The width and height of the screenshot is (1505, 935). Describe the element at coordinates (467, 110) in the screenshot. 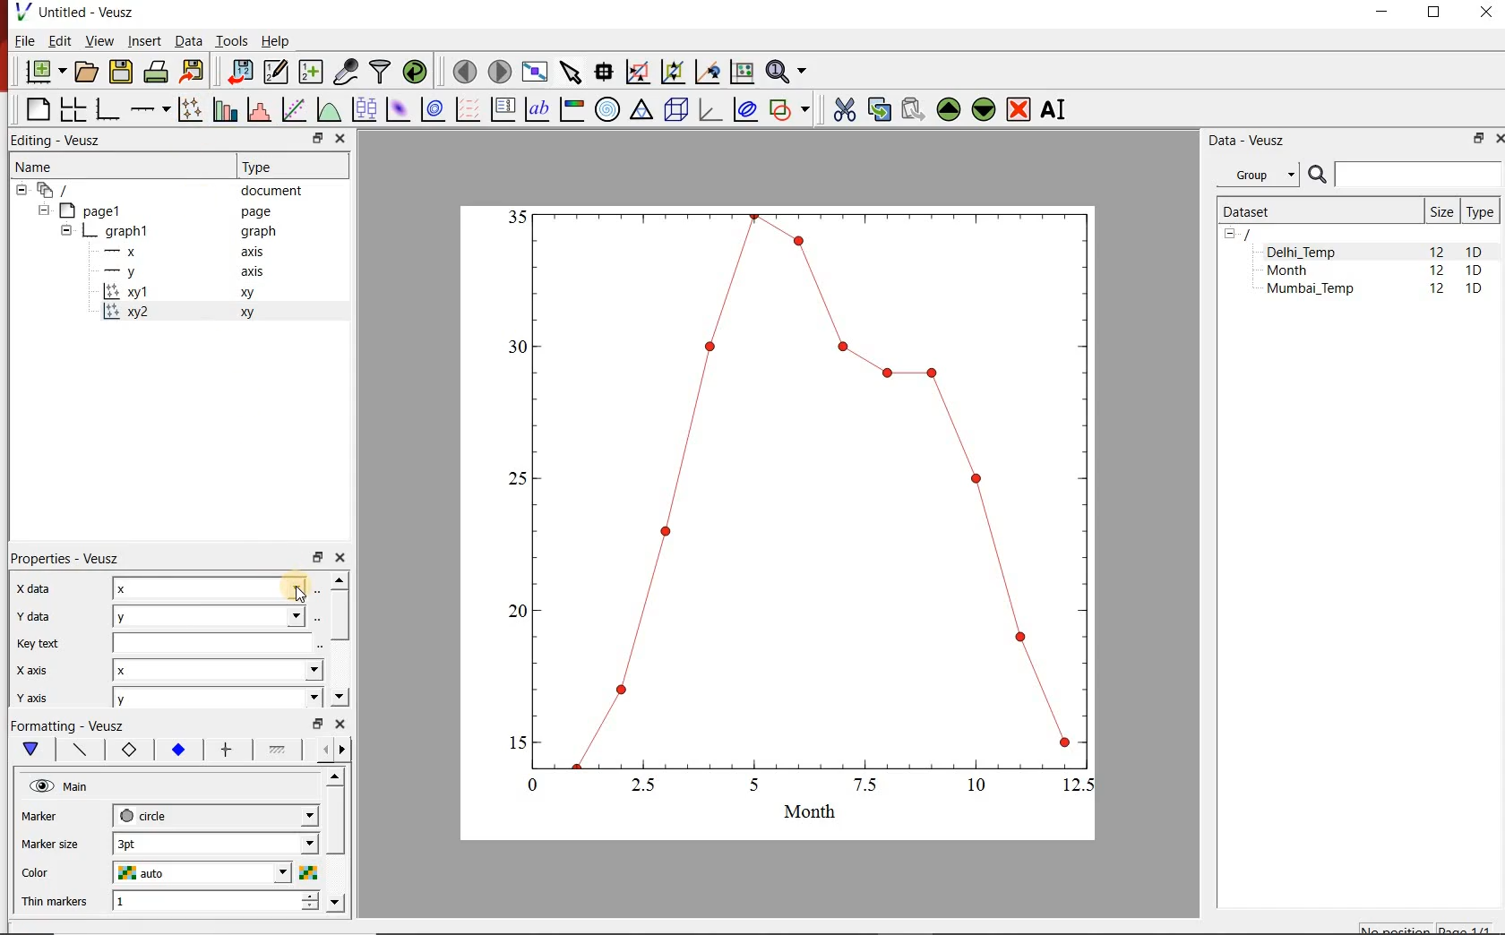

I see `plot a vector field` at that location.